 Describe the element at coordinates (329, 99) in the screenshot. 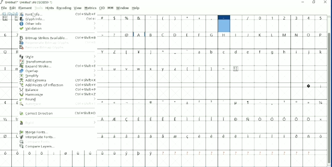

I see `Vertical scrollbar` at that location.